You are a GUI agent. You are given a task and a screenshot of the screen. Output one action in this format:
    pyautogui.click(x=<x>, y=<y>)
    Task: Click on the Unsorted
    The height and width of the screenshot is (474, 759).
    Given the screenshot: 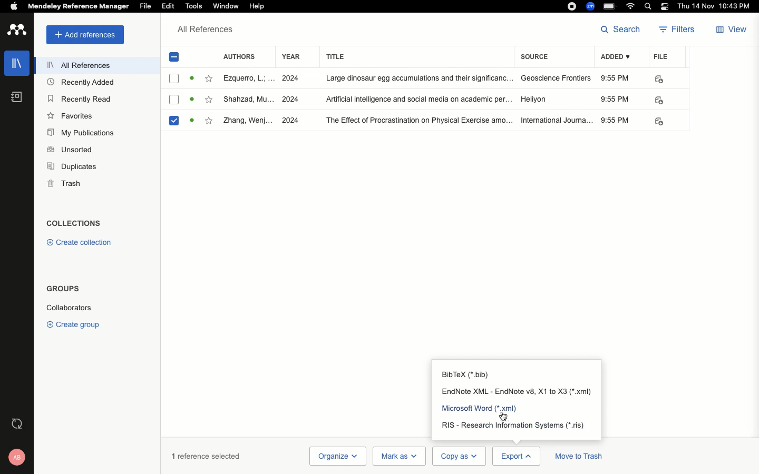 What is the action you would take?
    pyautogui.click(x=70, y=149)
    